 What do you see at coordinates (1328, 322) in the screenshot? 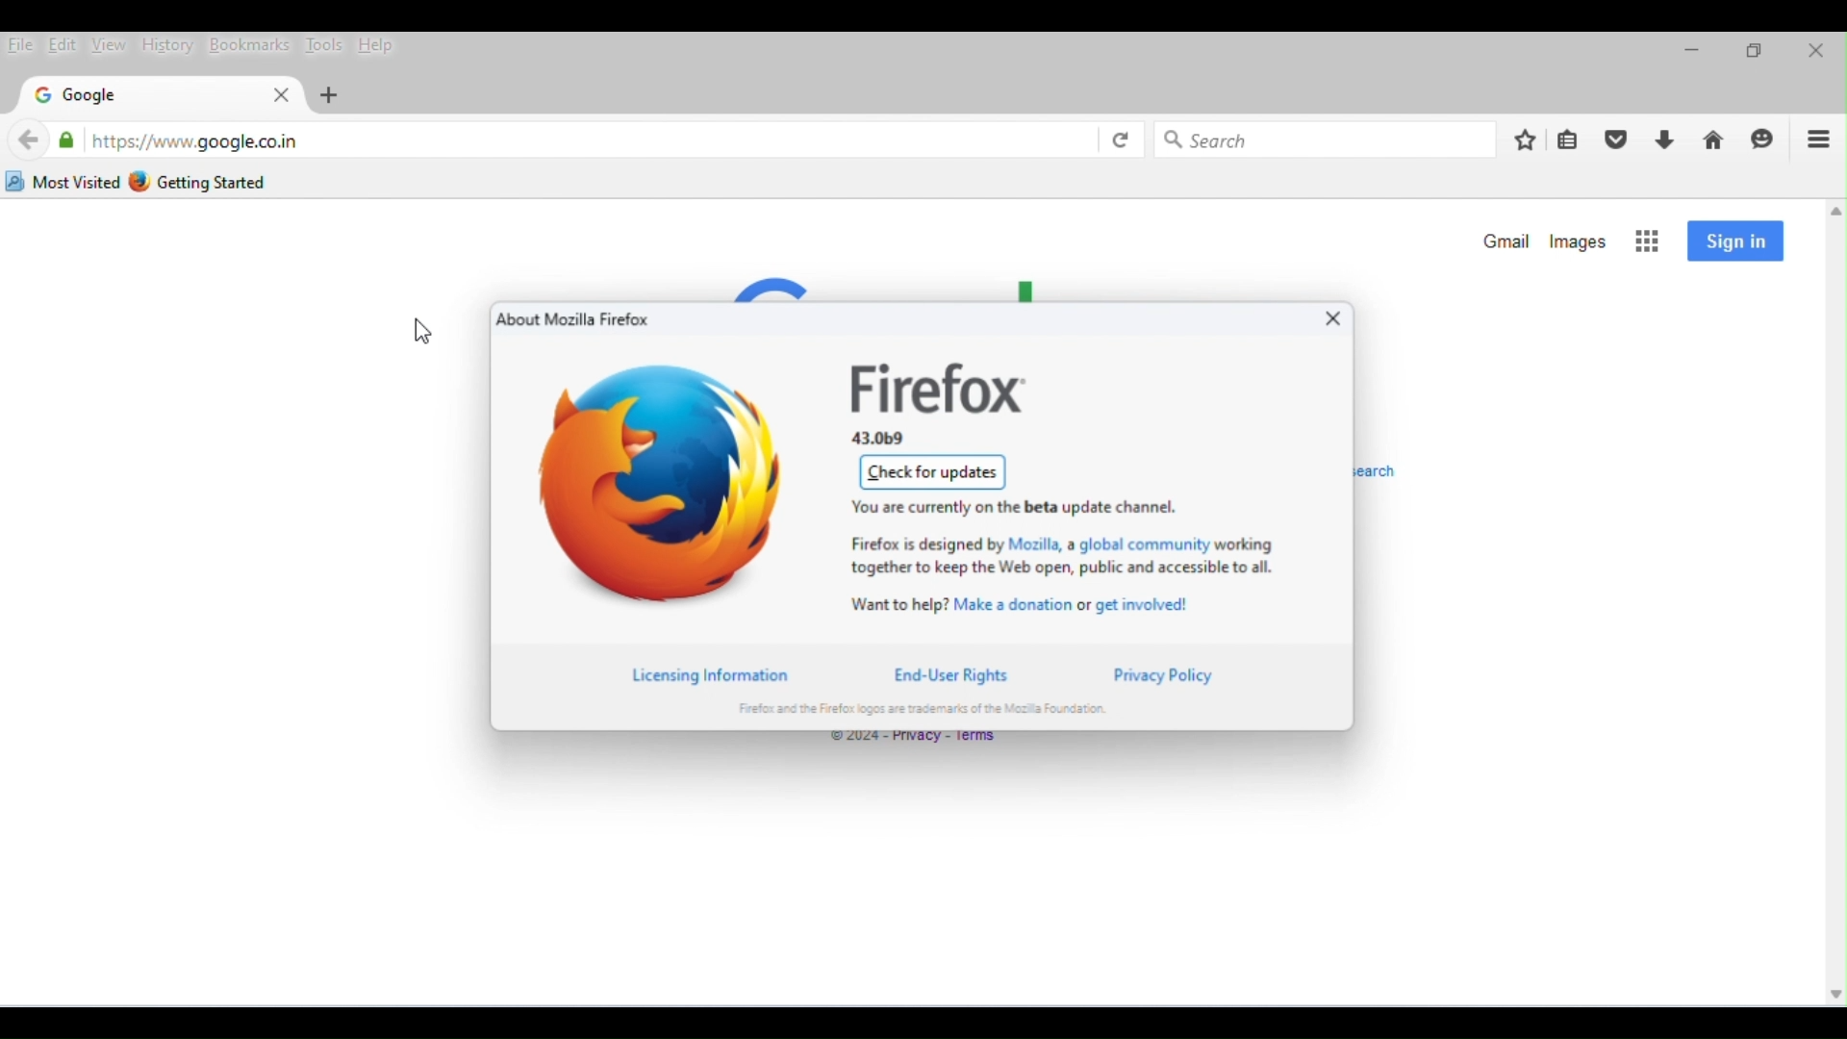
I see `close` at bounding box center [1328, 322].